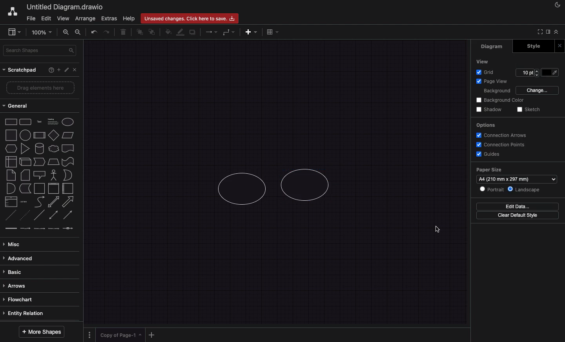 The width and height of the screenshot is (565, 342). Describe the element at coordinates (93, 32) in the screenshot. I see `undo` at that location.